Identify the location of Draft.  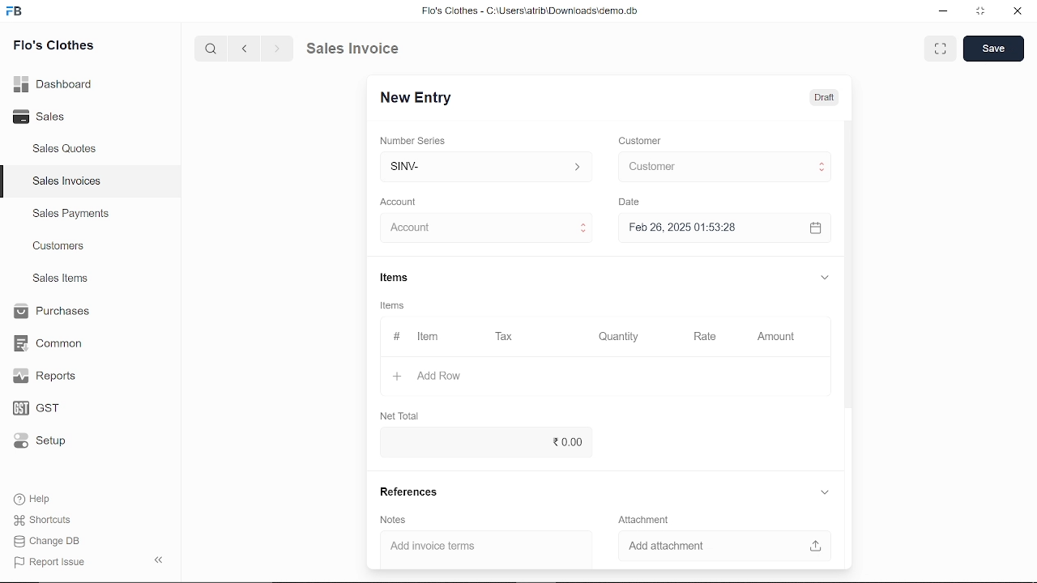
(815, 96).